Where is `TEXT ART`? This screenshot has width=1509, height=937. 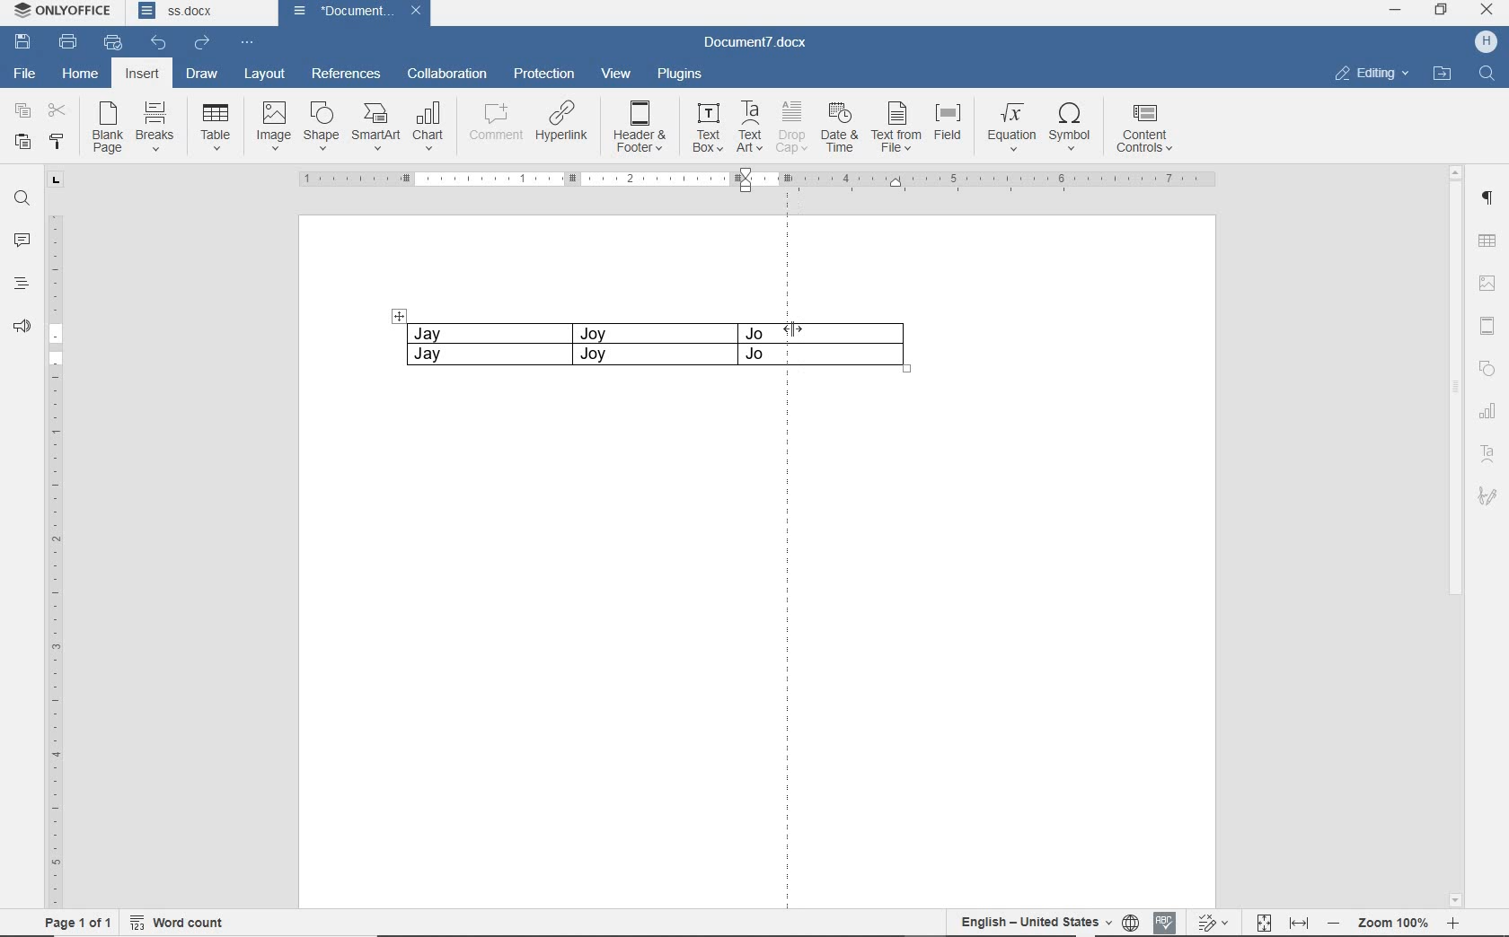 TEXT ART is located at coordinates (1487, 453).